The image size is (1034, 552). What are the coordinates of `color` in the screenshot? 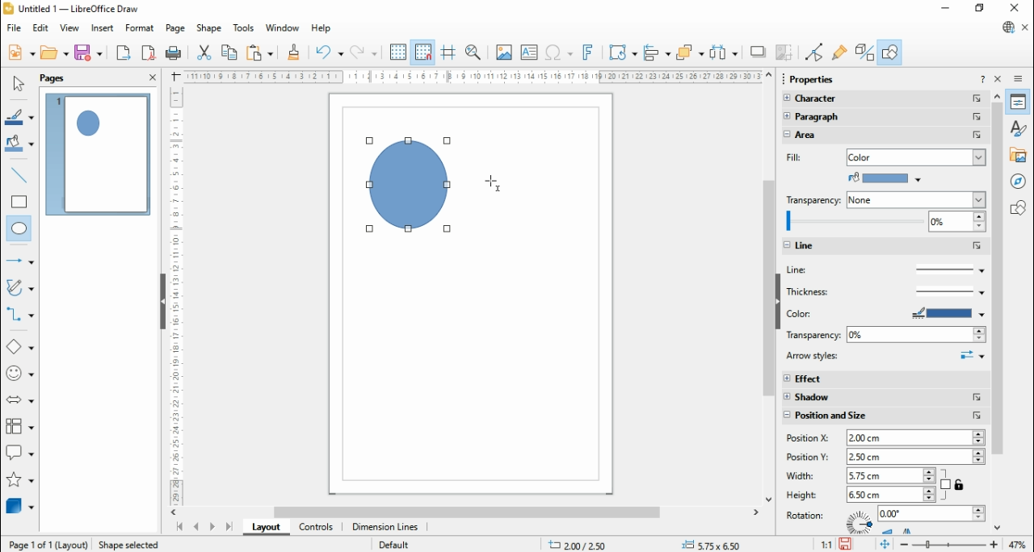 It's located at (916, 156).